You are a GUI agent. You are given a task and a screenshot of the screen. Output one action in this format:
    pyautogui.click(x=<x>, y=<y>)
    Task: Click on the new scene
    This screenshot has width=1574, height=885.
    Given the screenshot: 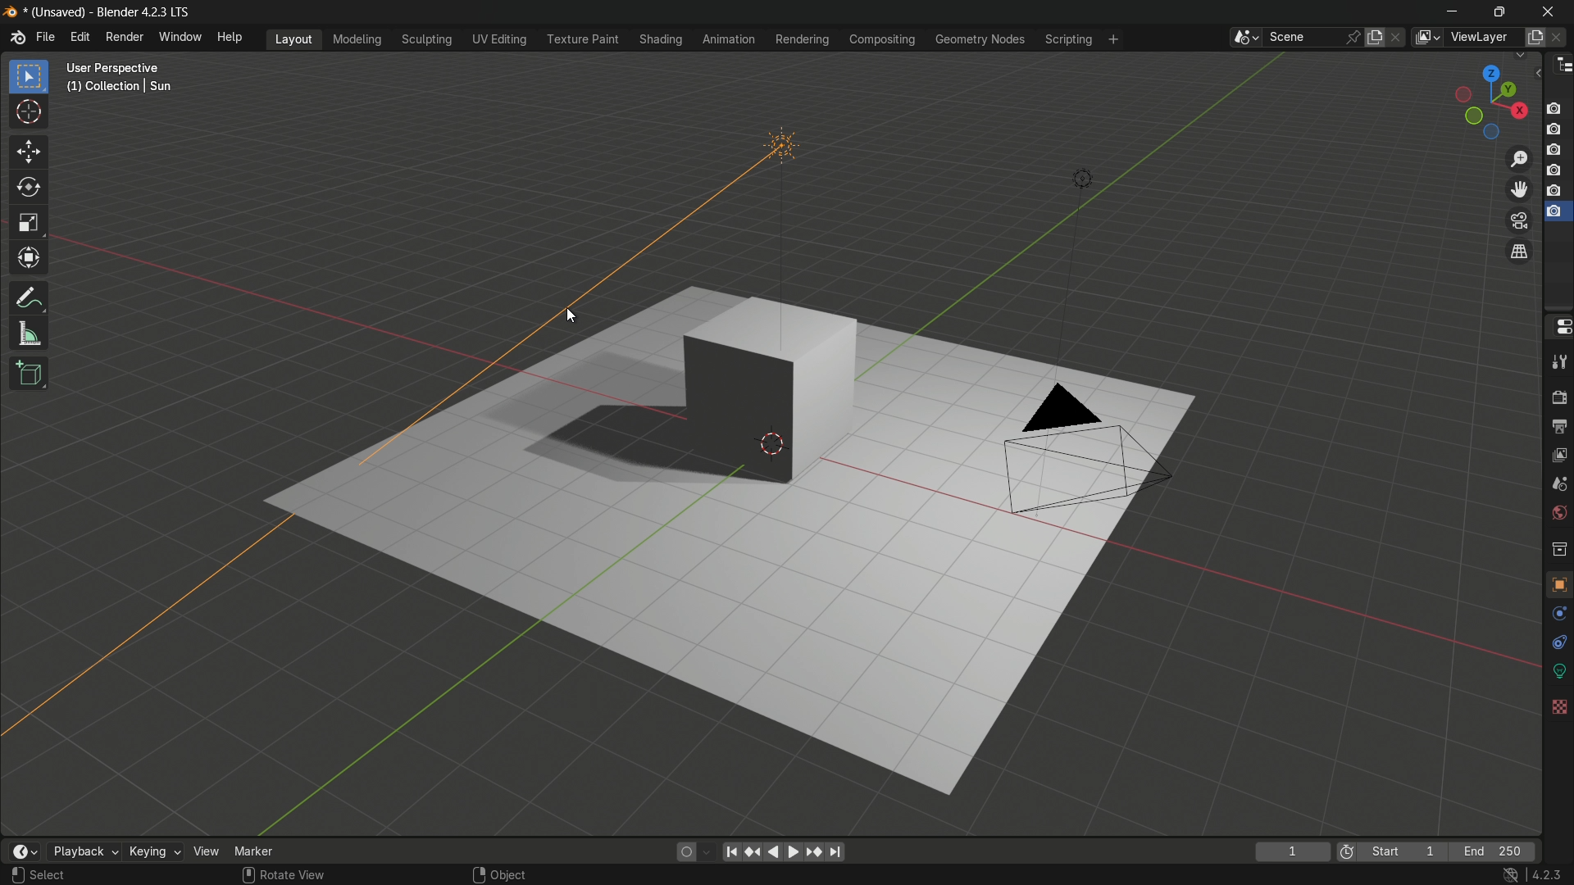 What is the action you would take?
    pyautogui.click(x=1376, y=36)
    